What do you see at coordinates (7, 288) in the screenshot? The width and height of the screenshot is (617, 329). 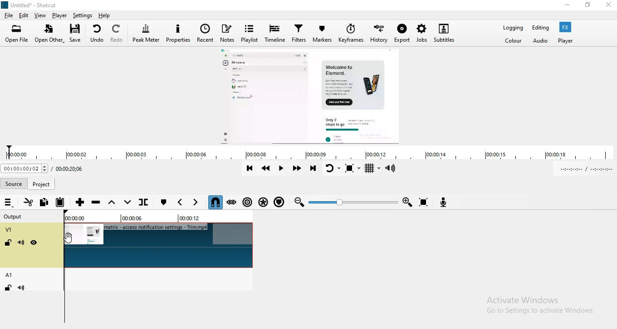 I see `Lock` at bounding box center [7, 288].